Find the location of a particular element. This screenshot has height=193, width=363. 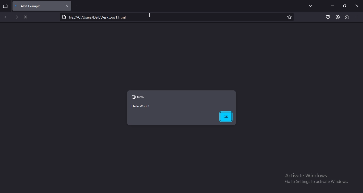

icon is located at coordinates (134, 97).